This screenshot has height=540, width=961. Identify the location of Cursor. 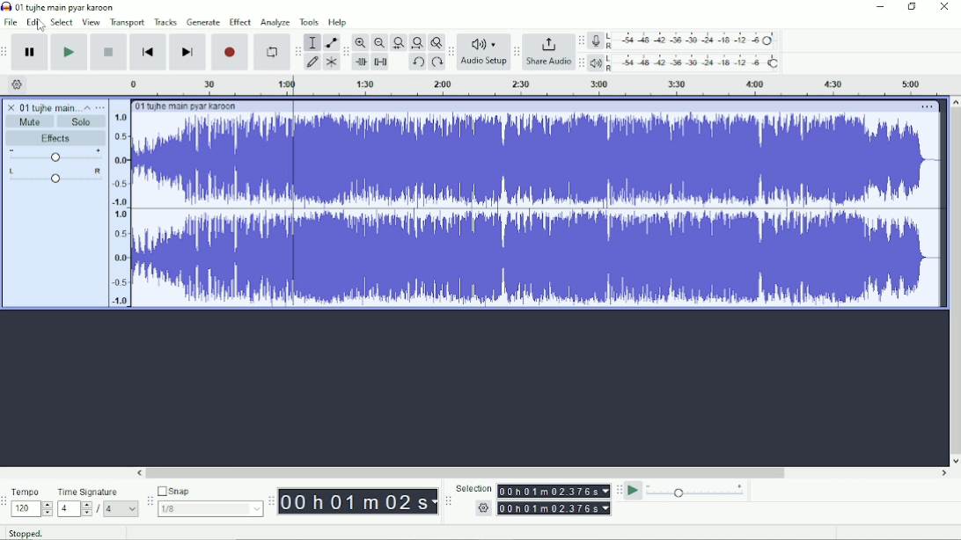
(40, 26).